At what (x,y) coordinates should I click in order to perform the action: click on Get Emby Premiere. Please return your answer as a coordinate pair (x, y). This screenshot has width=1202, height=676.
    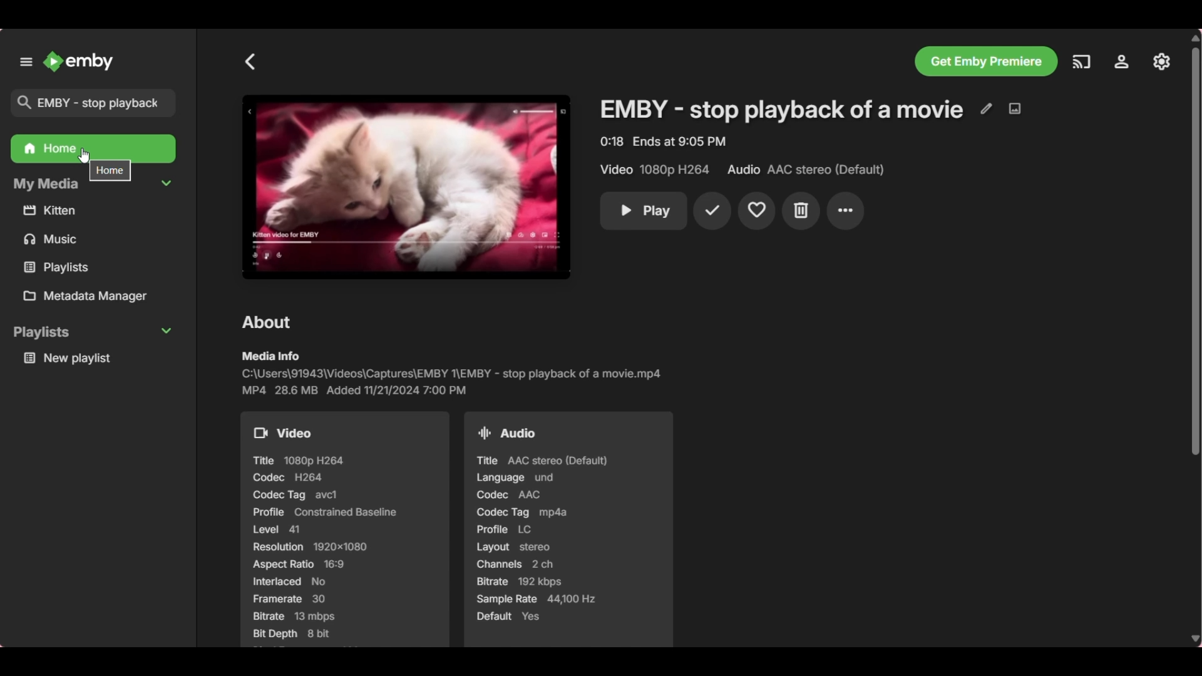
    Looking at the image, I should click on (986, 61).